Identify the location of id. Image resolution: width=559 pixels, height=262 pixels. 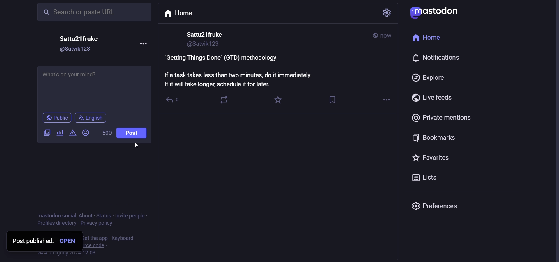
(78, 49).